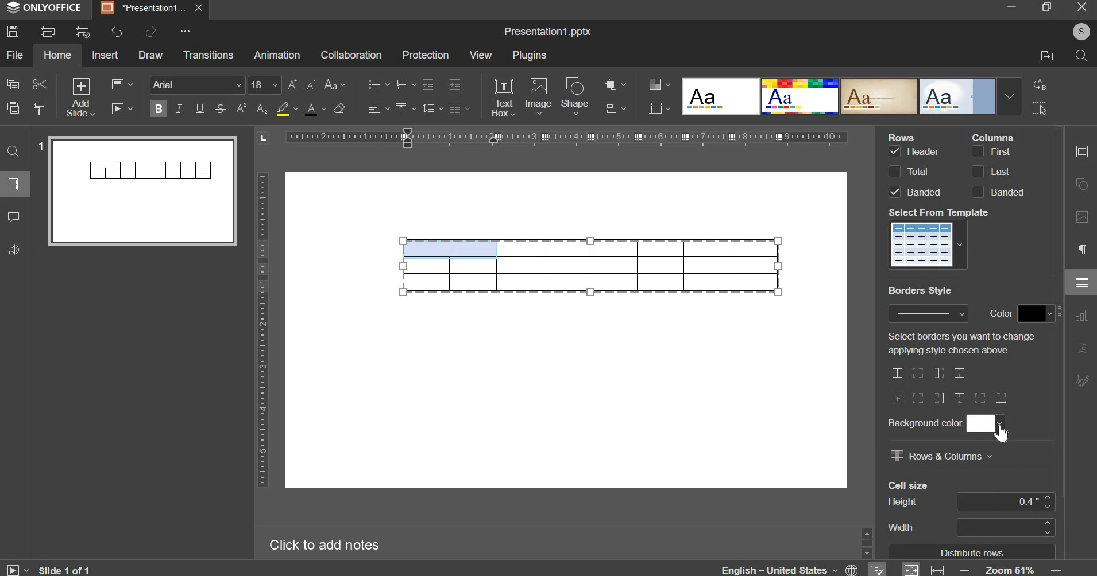 The height and width of the screenshot is (576, 1097). What do you see at coordinates (321, 543) in the screenshot?
I see `Click to add notes` at bounding box center [321, 543].